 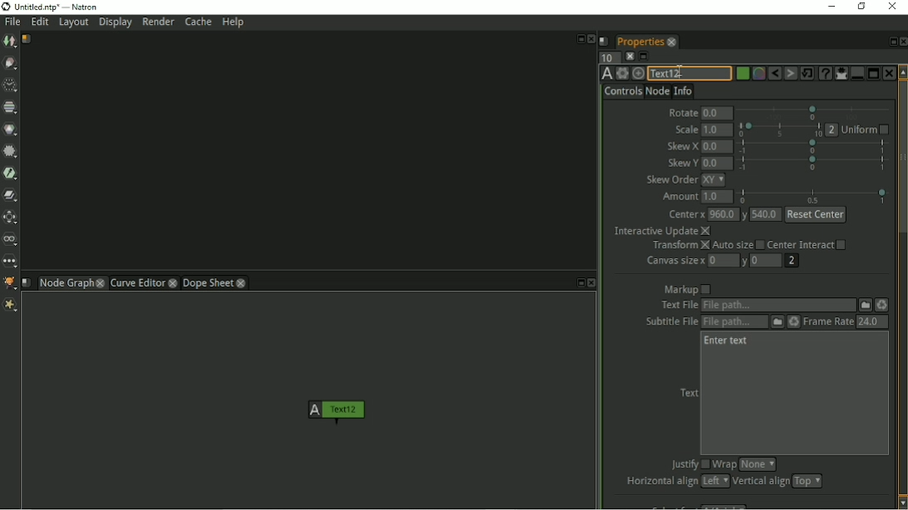 I want to click on Settings and presets, so click(x=622, y=73).